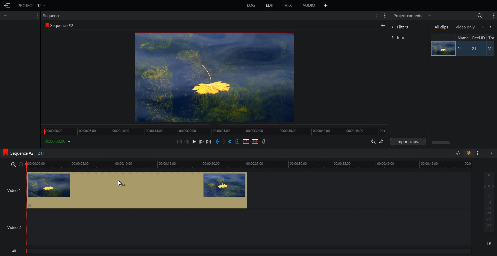 This screenshot has height=256, width=497. I want to click on Clear all marks, so click(224, 142).